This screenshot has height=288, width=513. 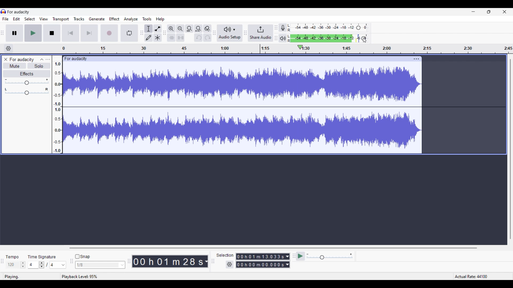 What do you see at coordinates (199, 29) in the screenshot?
I see `Fit project to width` at bounding box center [199, 29].